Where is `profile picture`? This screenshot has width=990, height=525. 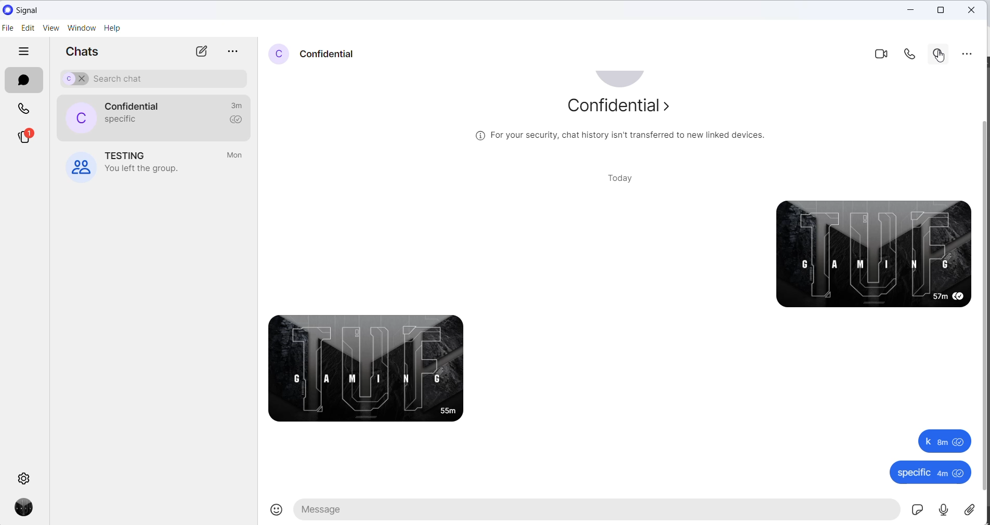 profile picture is located at coordinates (83, 166).